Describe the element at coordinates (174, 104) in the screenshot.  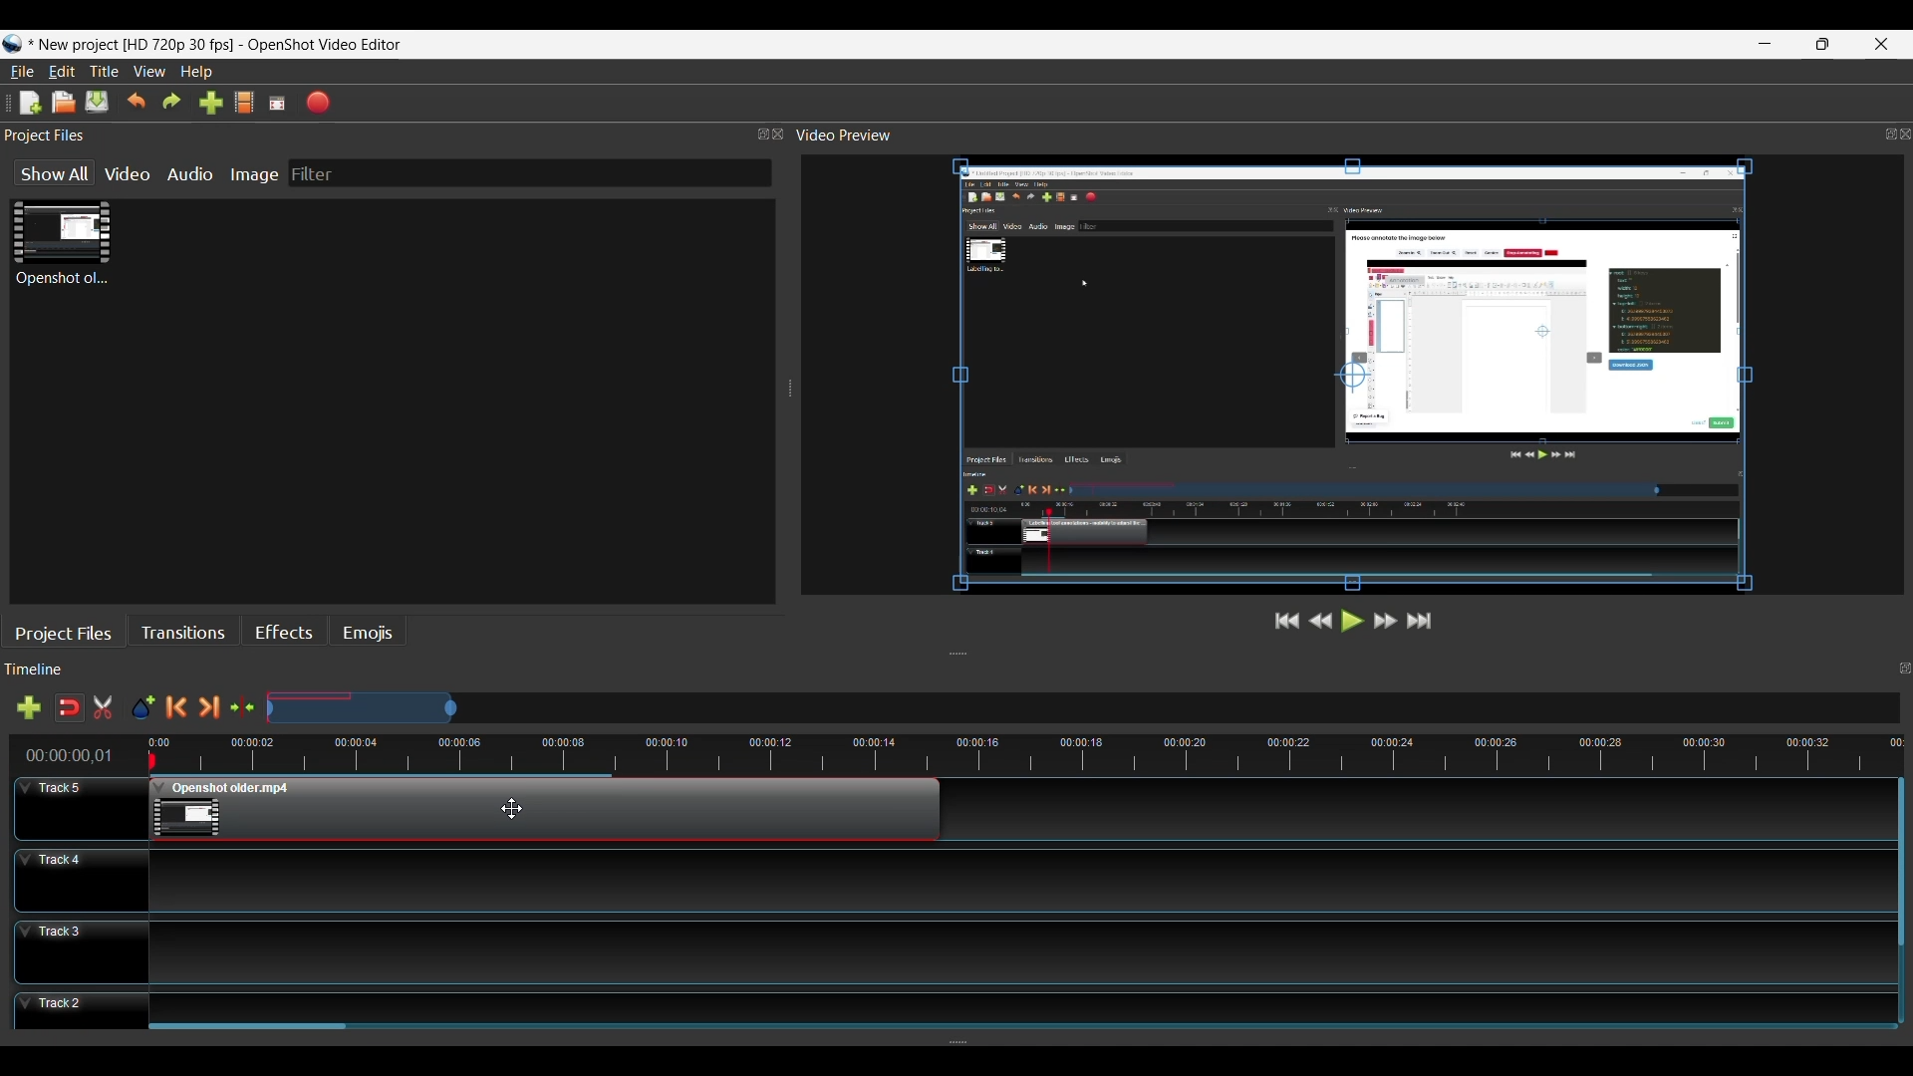
I see `Redo` at that location.